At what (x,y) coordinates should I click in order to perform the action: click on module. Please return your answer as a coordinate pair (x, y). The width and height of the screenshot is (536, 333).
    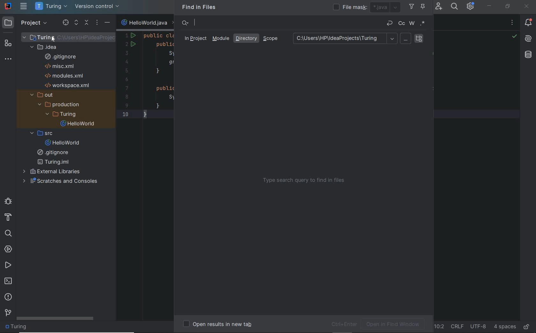
    Looking at the image, I should click on (220, 39).